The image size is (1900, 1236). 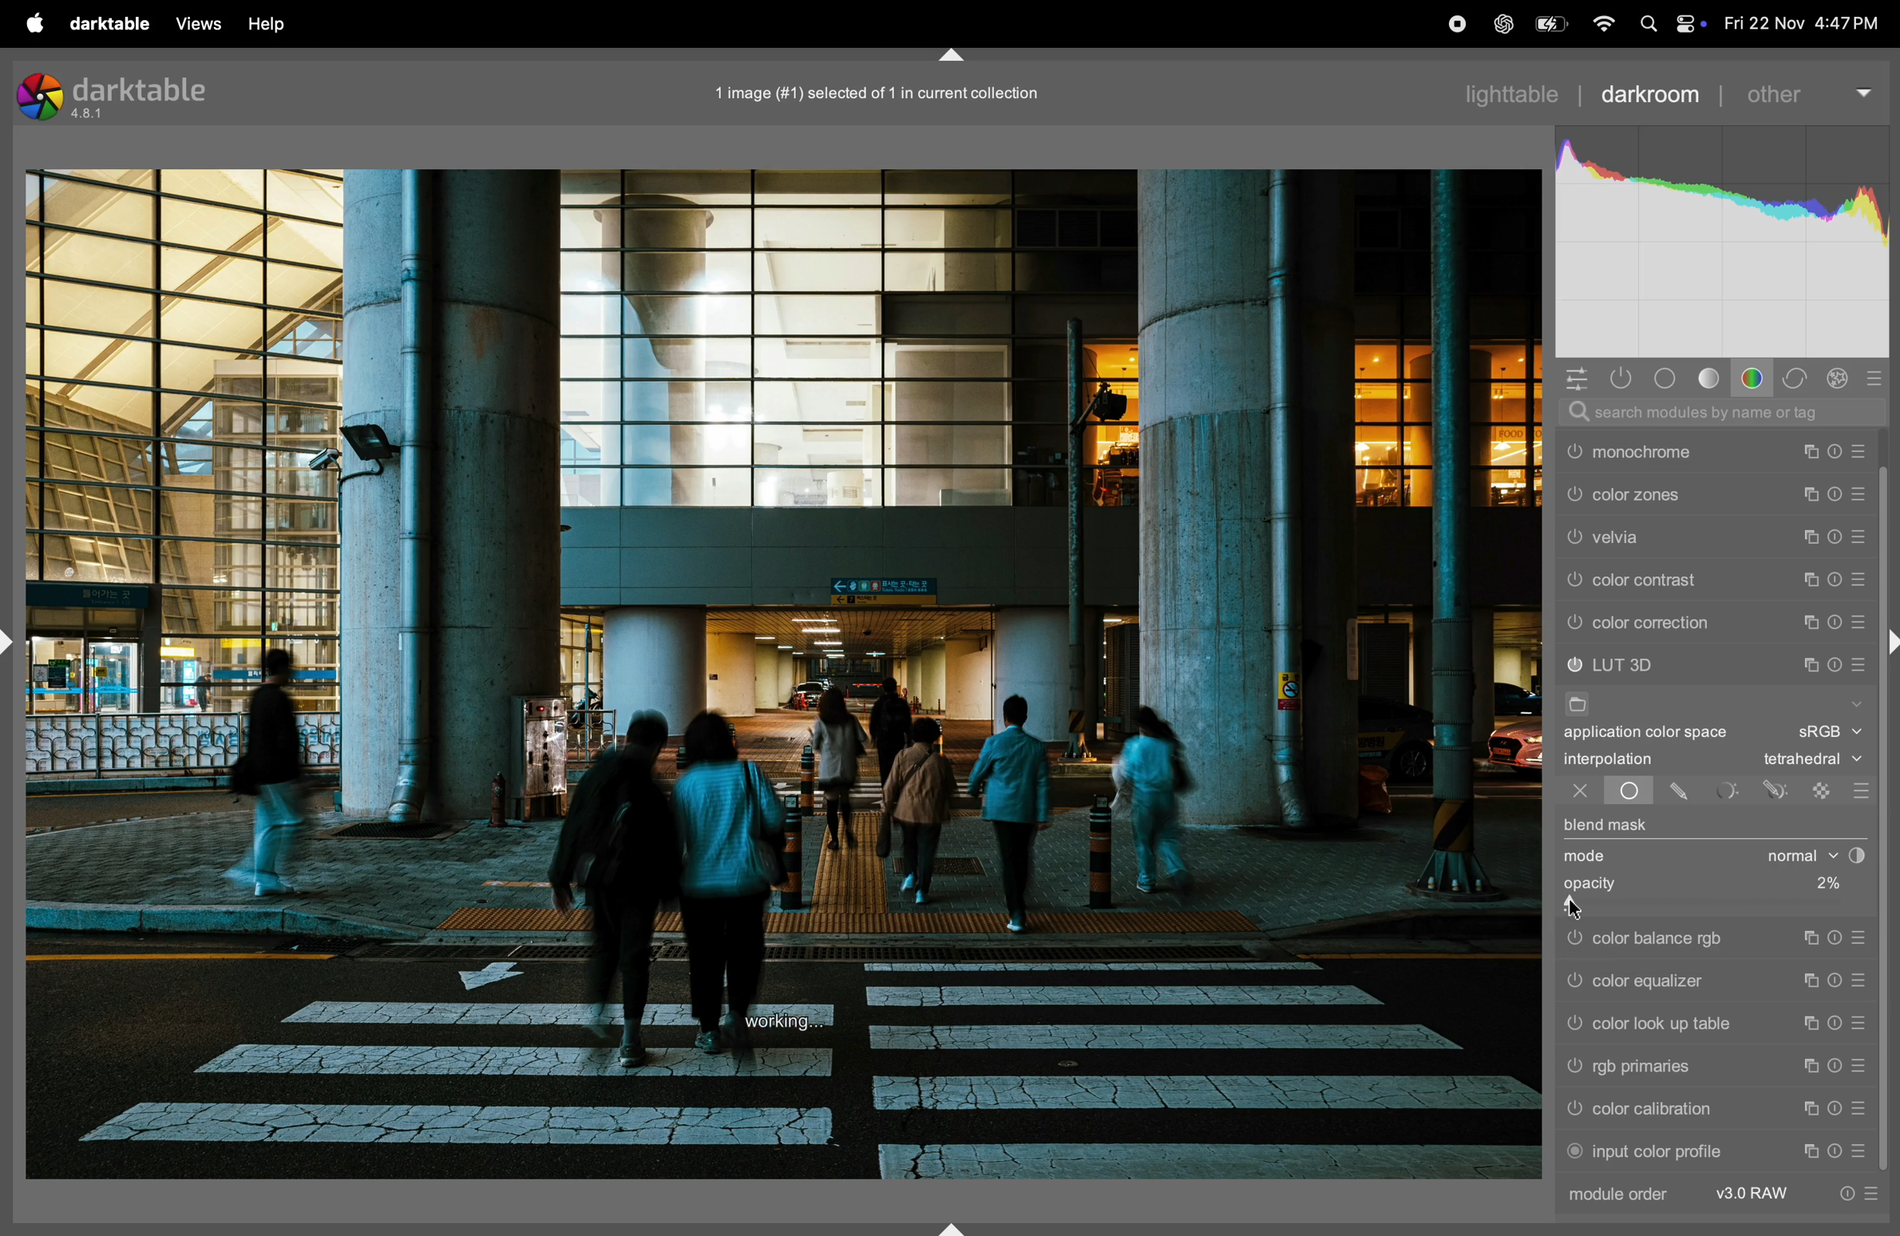 I want to click on reset, so click(x=1836, y=621).